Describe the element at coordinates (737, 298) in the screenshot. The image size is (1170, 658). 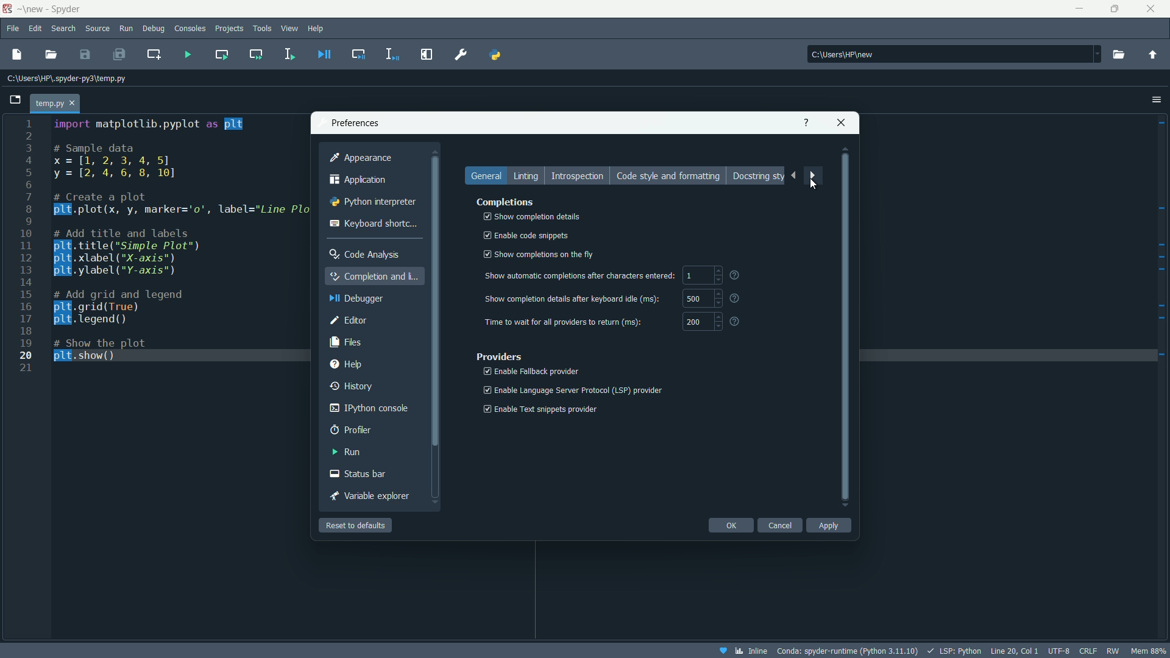
I see `question mark` at that location.